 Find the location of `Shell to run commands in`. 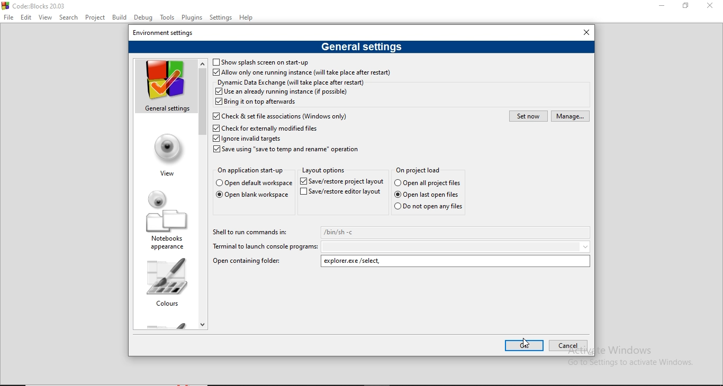

Shell to run commands in is located at coordinates (251, 234).